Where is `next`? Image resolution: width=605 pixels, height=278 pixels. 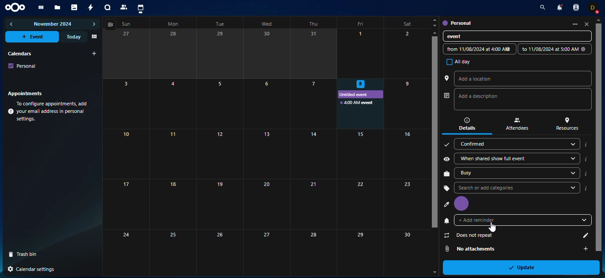 next is located at coordinates (94, 24).